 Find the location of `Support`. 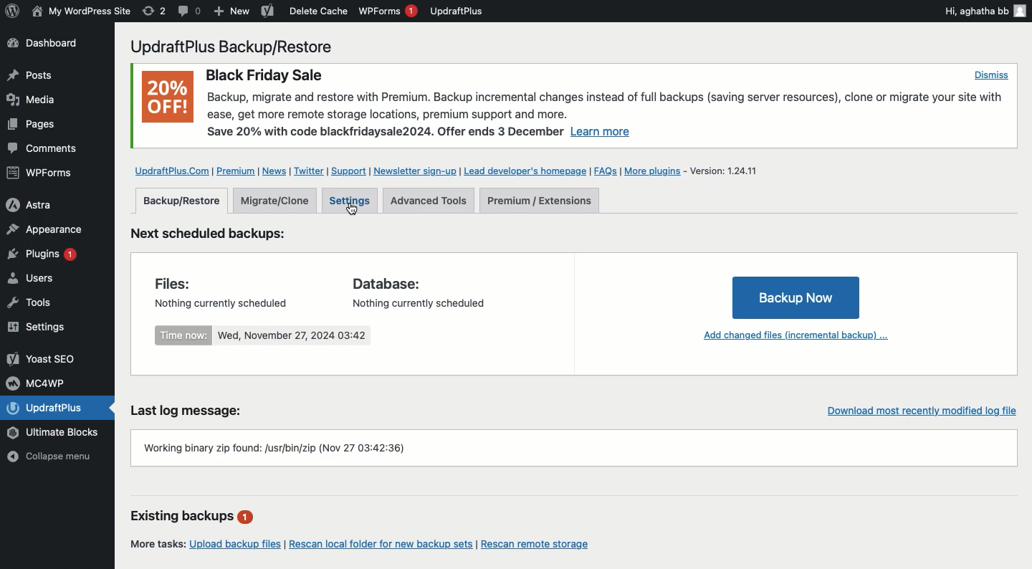

Support is located at coordinates (348, 171).